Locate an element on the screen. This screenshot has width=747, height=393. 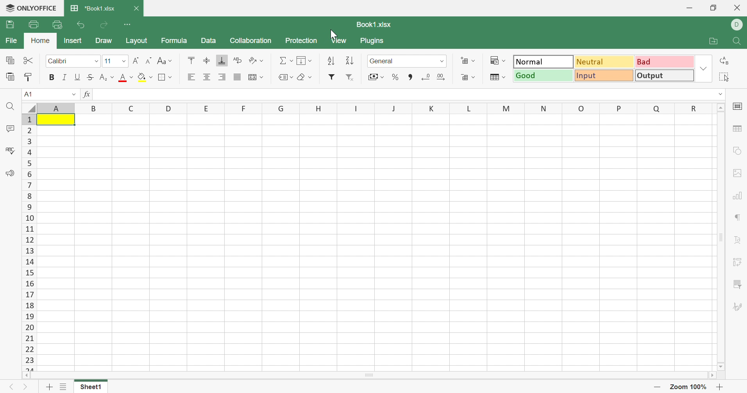
Ascending order is located at coordinates (331, 59).